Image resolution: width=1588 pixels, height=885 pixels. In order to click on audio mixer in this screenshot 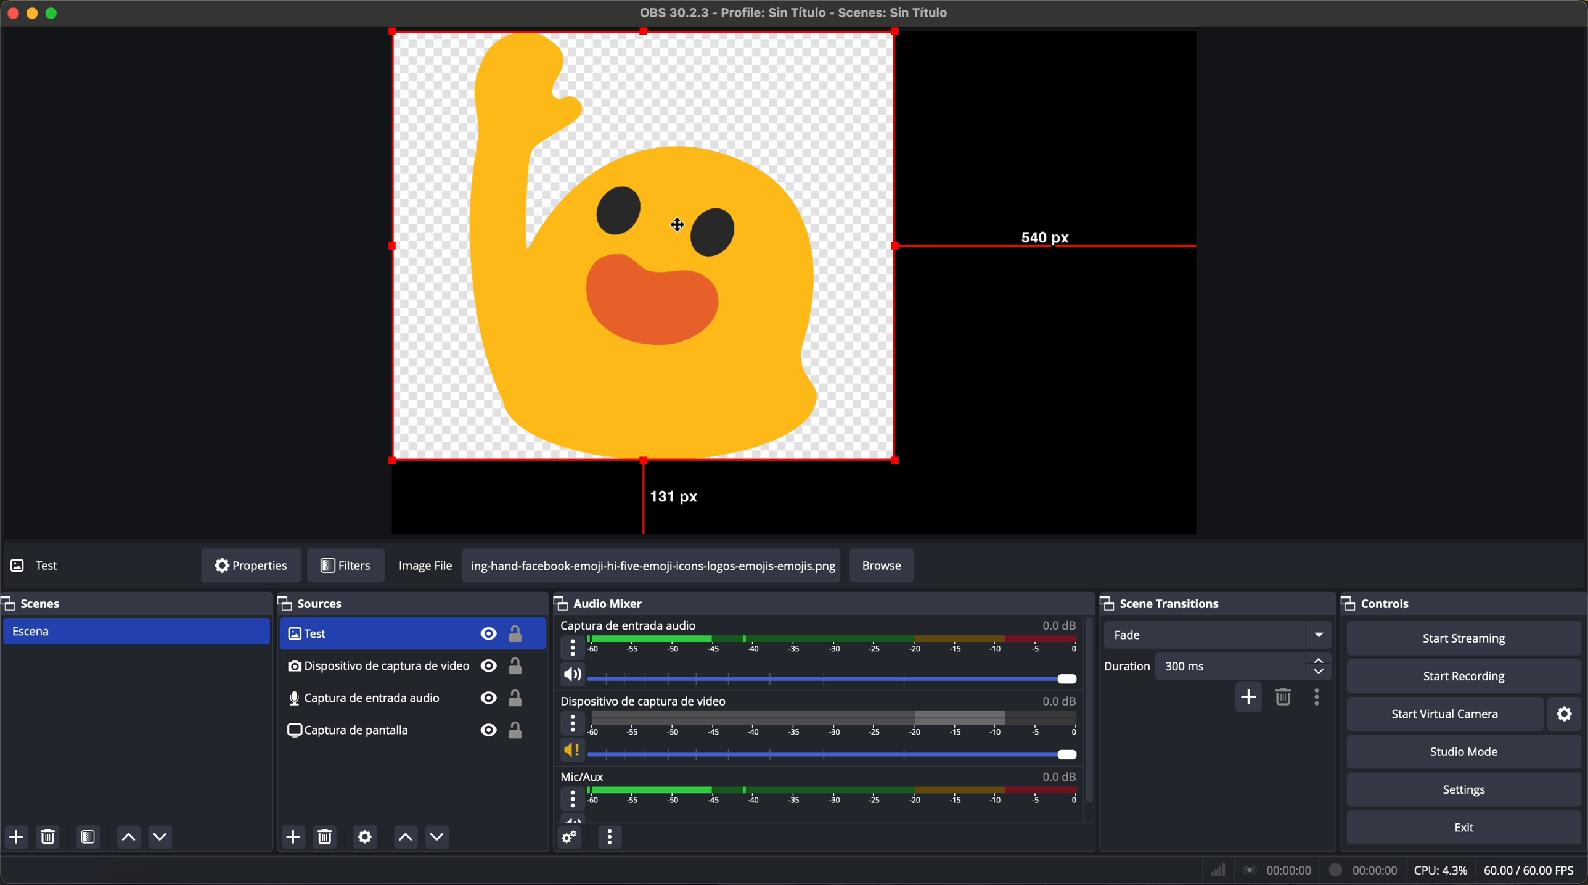, I will do `click(605, 603)`.